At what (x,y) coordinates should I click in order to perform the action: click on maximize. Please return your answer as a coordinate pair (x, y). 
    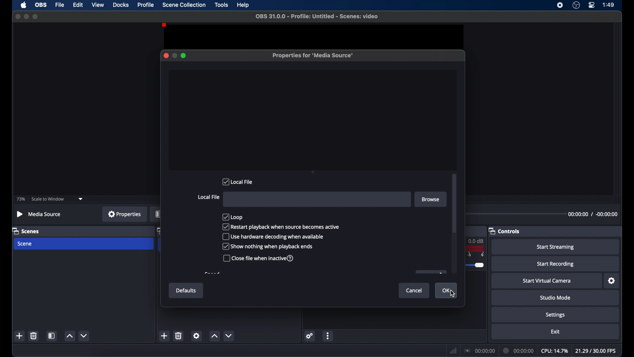
    Looking at the image, I should click on (36, 17).